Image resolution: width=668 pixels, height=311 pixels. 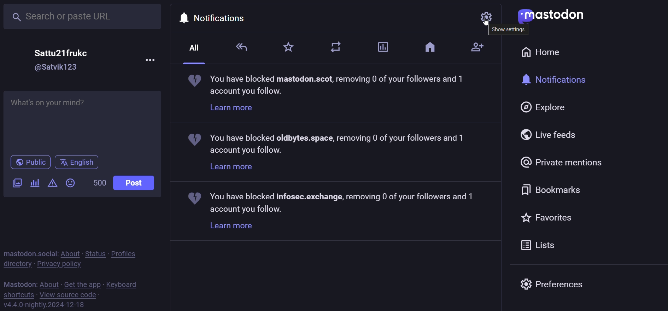 I want to click on favorite, so click(x=547, y=217).